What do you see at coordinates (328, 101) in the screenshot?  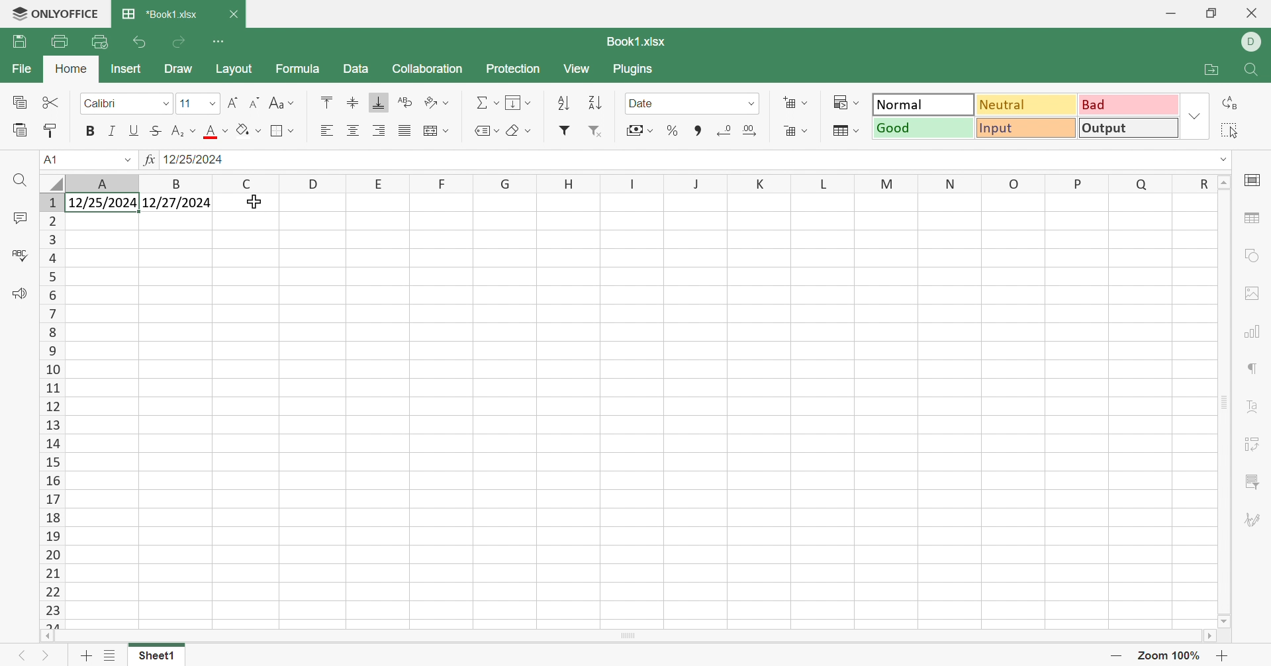 I see `Align Top` at bounding box center [328, 101].